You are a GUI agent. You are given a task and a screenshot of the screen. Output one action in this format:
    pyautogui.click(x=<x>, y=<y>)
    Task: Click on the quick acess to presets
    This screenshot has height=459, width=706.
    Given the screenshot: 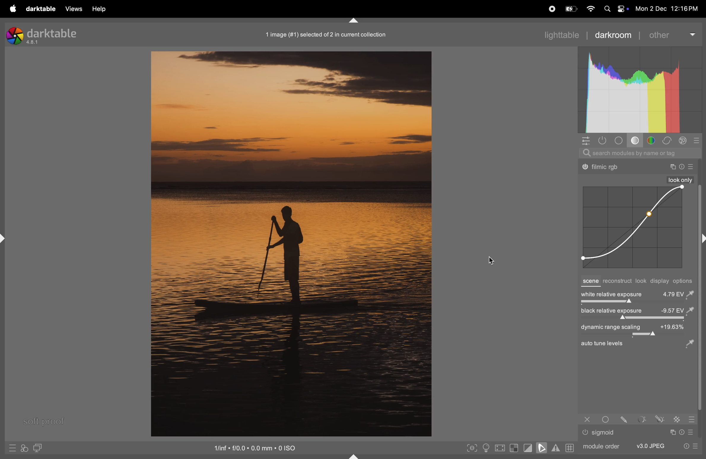 What is the action you would take?
    pyautogui.click(x=12, y=448)
    